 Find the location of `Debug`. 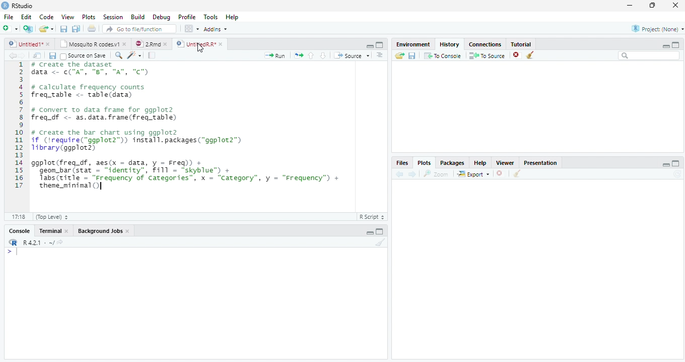

Debug is located at coordinates (162, 17).